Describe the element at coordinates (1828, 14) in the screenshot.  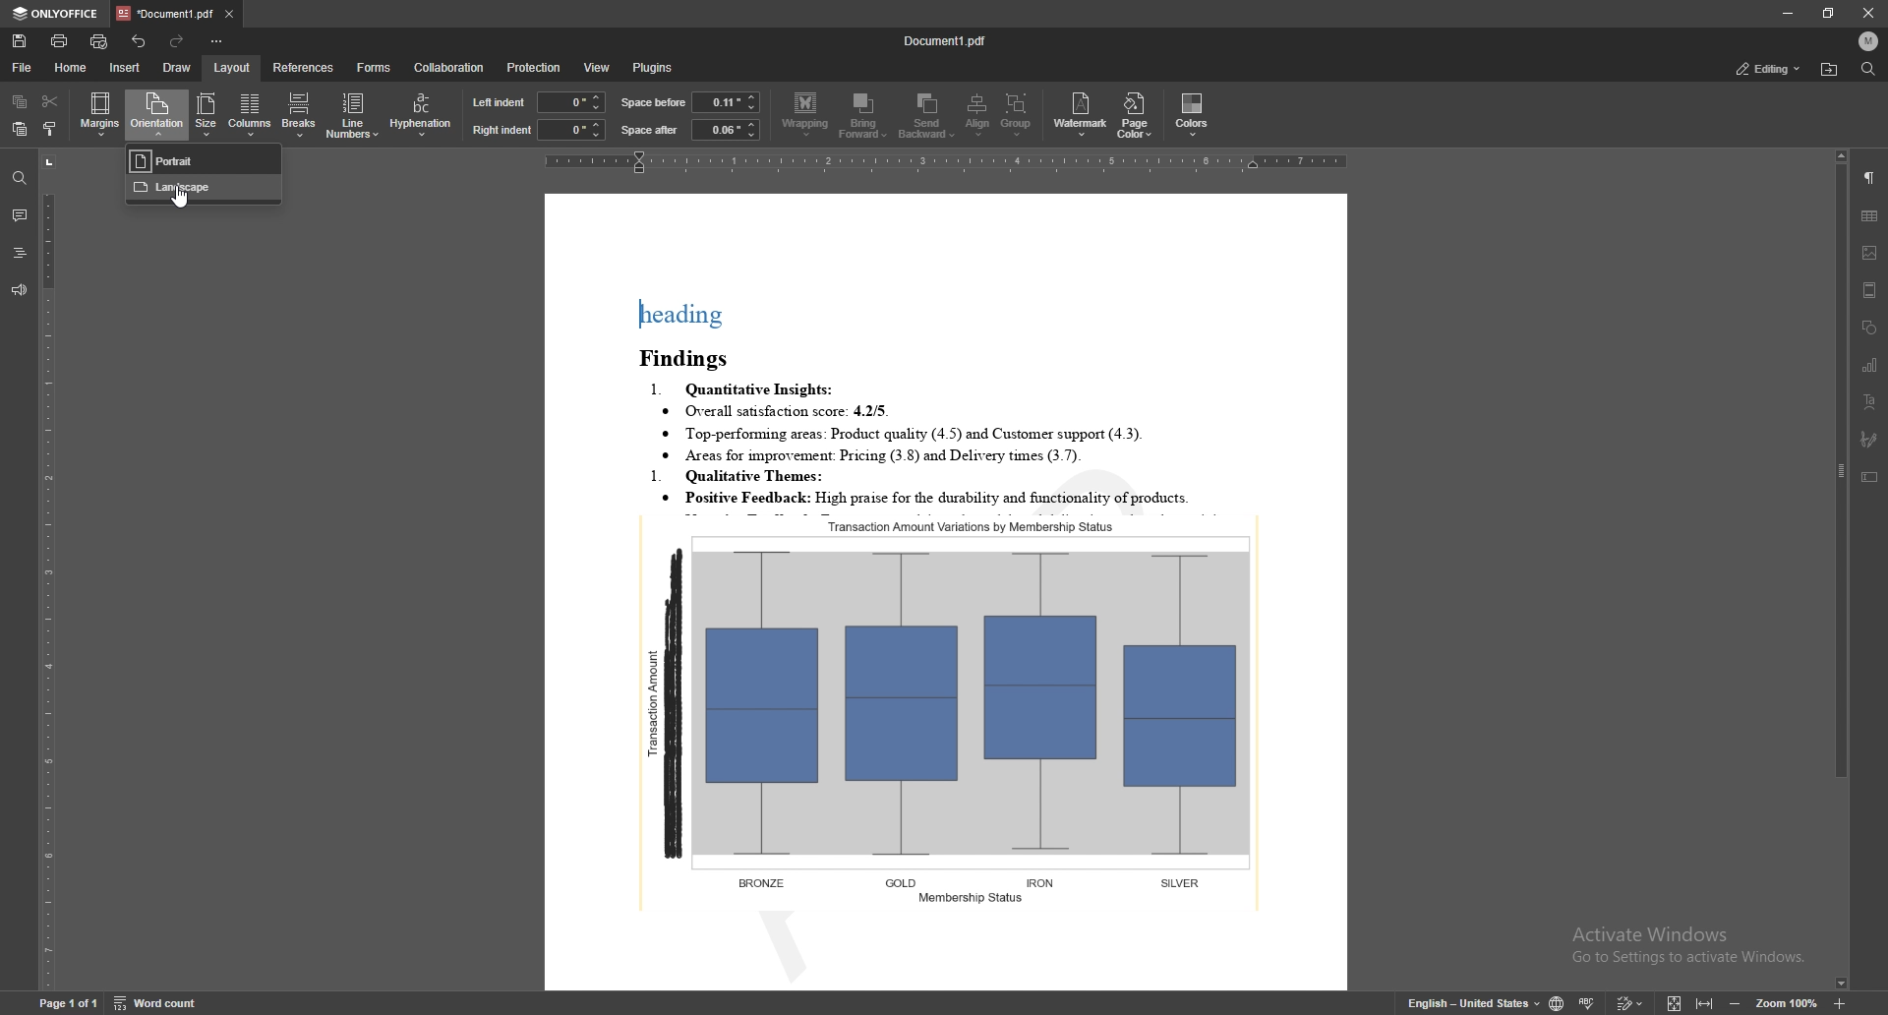
I see `resize` at that location.